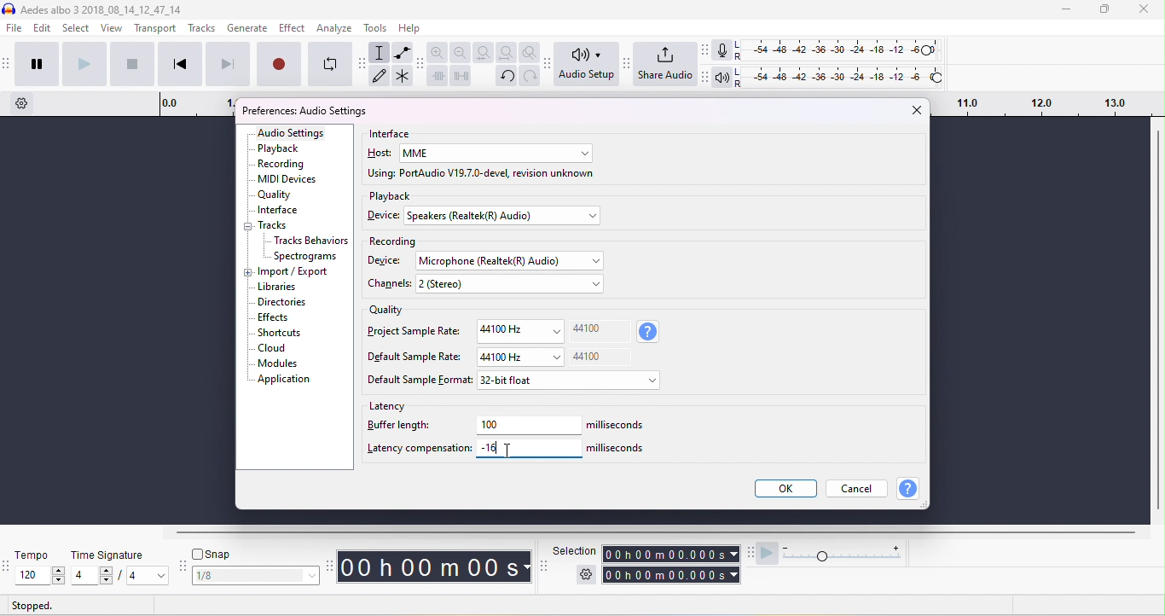  What do you see at coordinates (380, 52) in the screenshot?
I see `selection tool` at bounding box center [380, 52].